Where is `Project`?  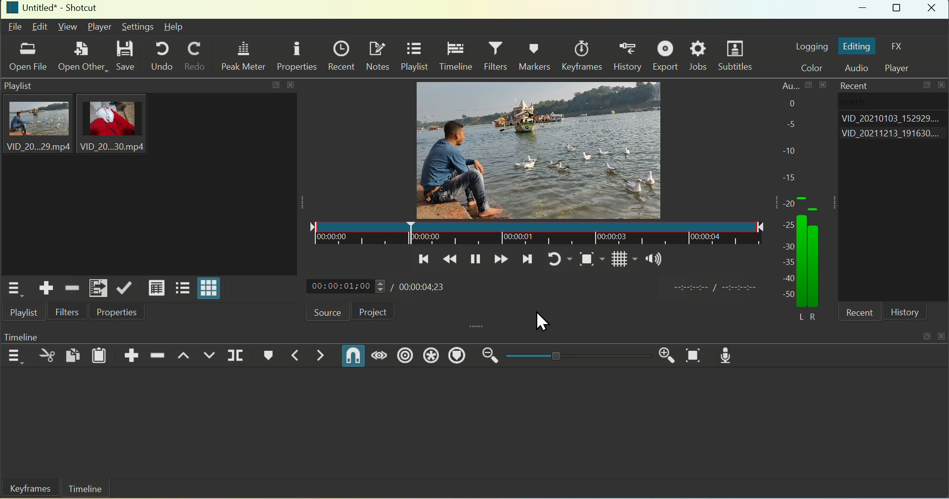 Project is located at coordinates (373, 312).